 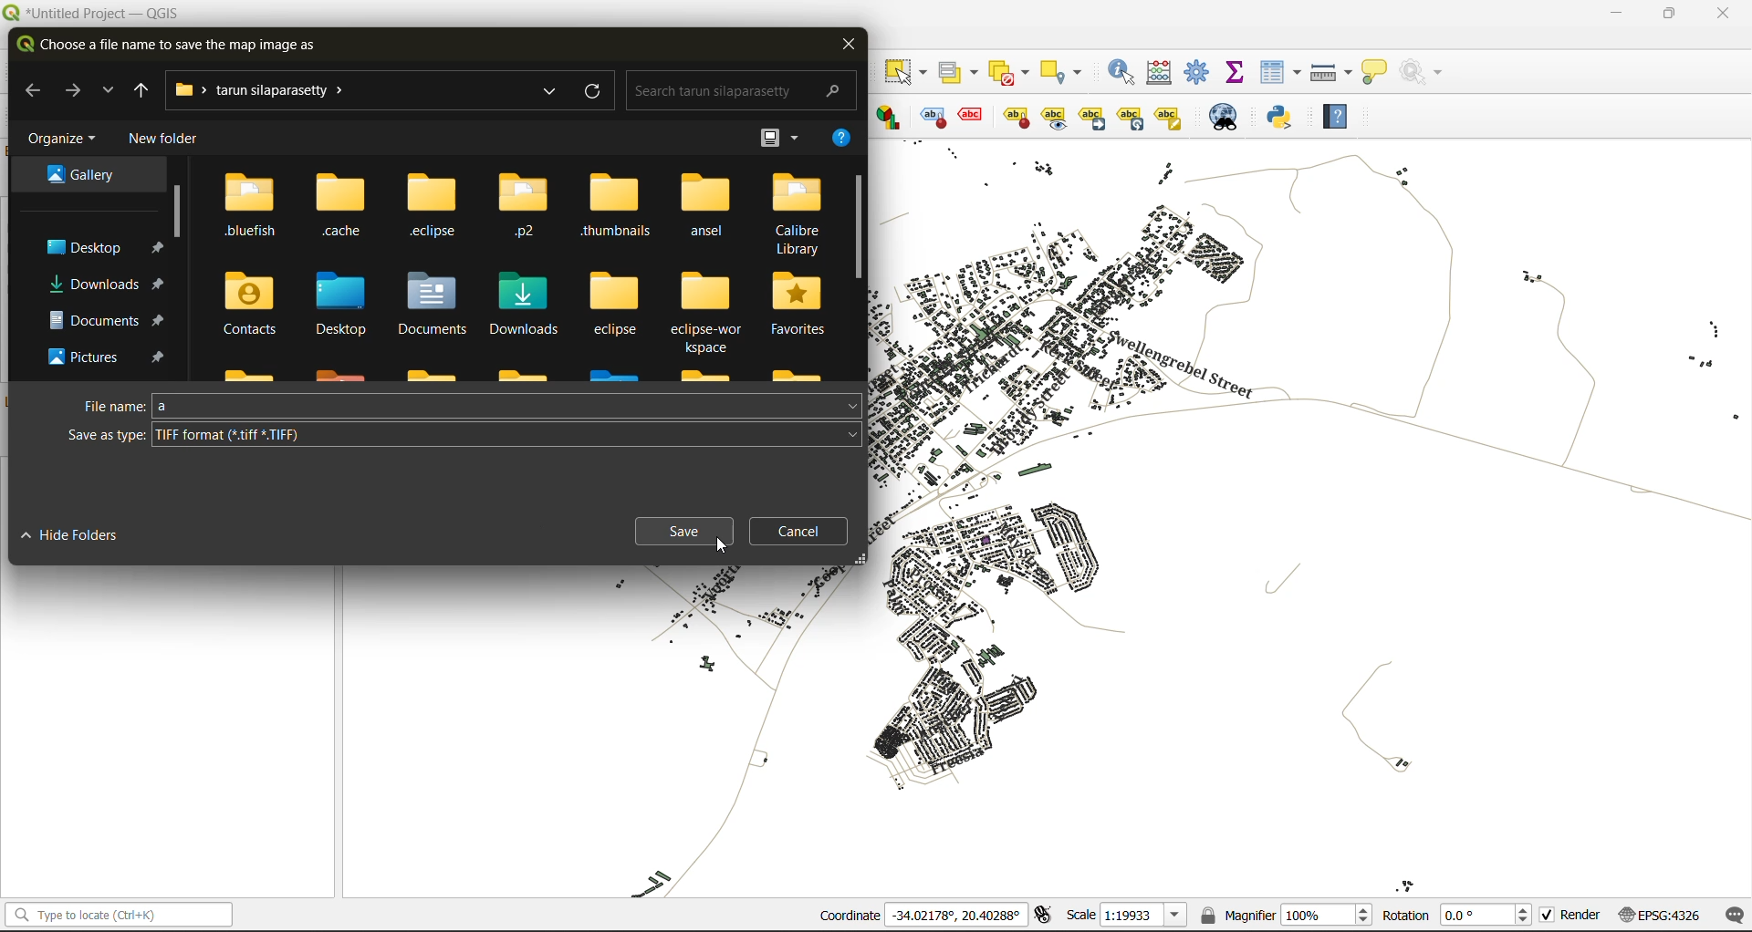 I want to click on choose a file name, so click(x=171, y=47).